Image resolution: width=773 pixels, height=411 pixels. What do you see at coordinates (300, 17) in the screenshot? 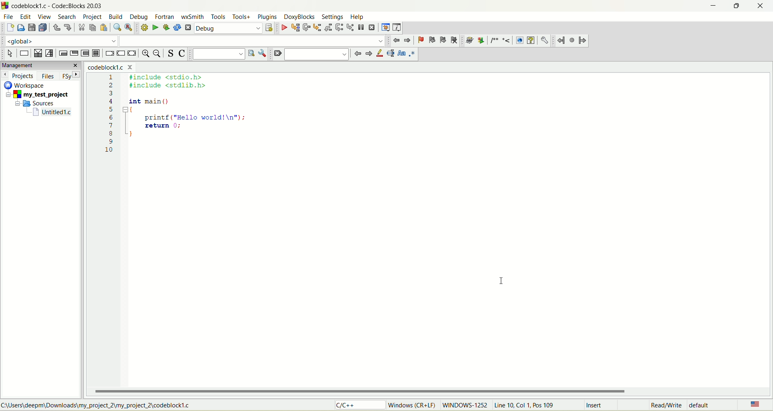
I see `doxyblocks` at bounding box center [300, 17].